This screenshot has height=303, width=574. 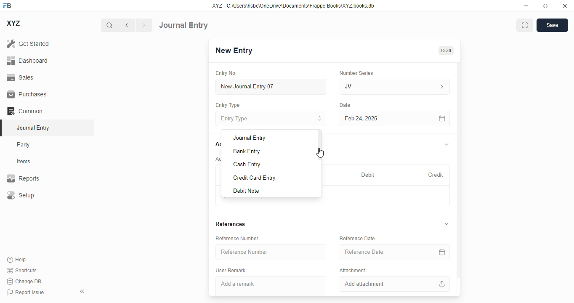 What do you see at coordinates (28, 44) in the screenshot?
I see `get started` at bounding box center [28, 44].